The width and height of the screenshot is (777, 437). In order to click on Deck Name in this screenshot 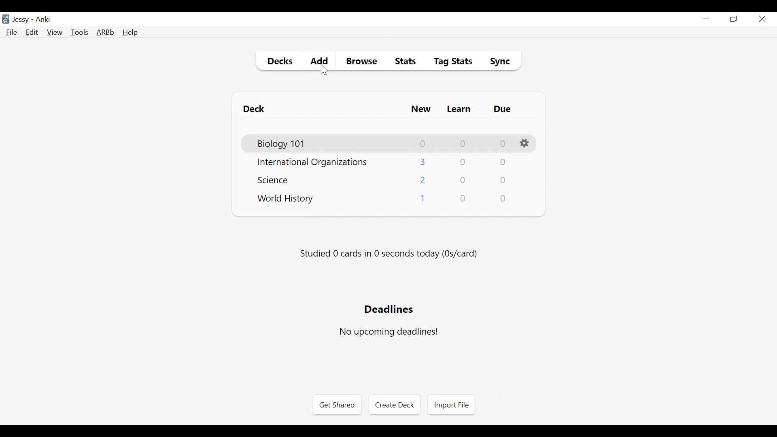, I will do `click(276, 180)`.